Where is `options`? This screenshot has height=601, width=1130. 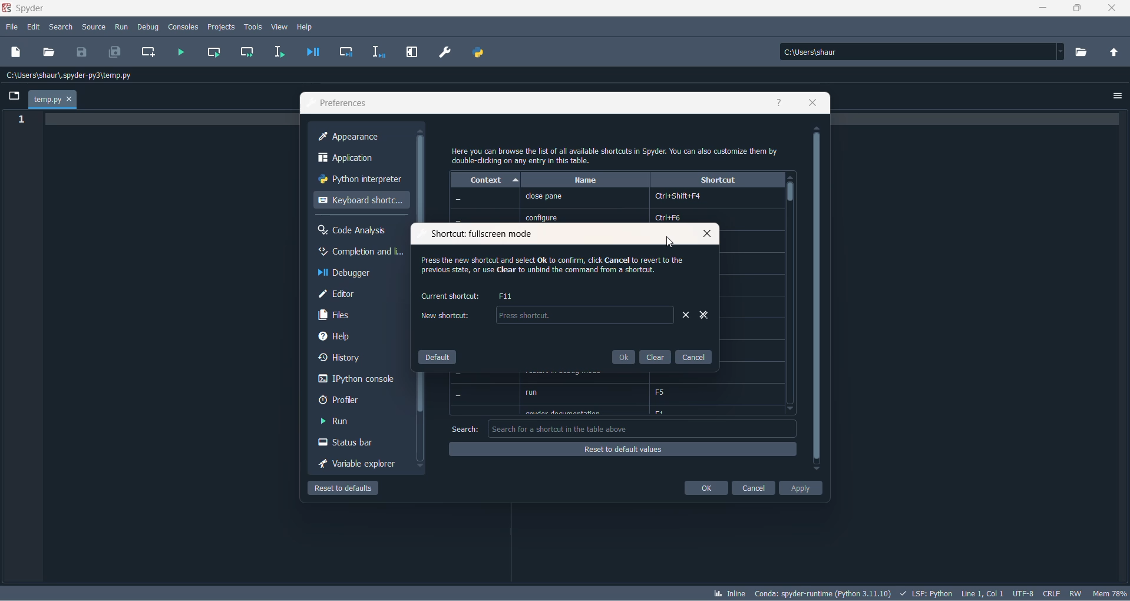 options is located at coordinates (1118, 93).